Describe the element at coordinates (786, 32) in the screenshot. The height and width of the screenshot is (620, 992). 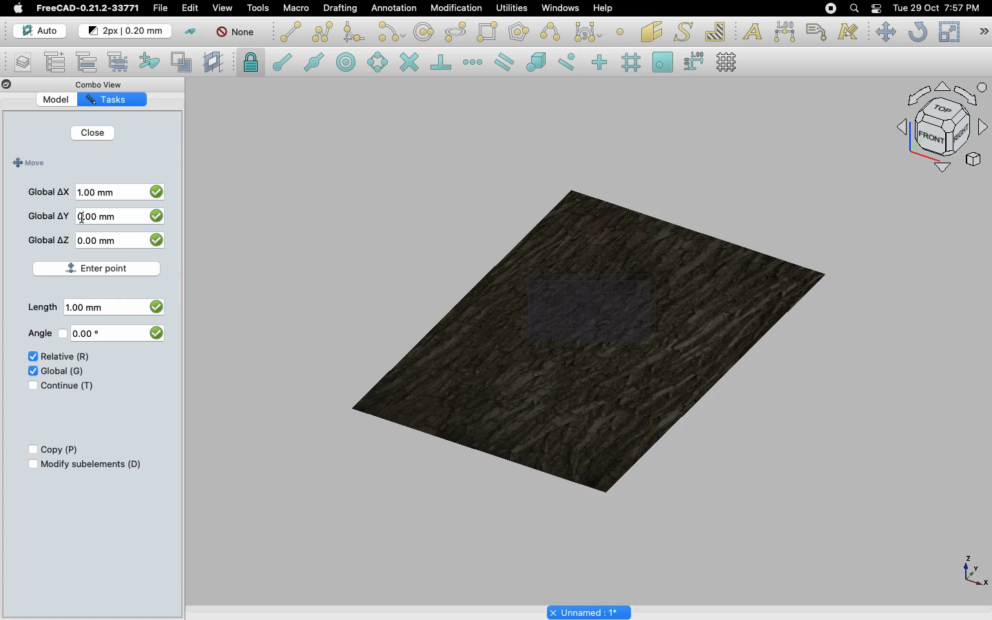
I see `Dimension` at that location.